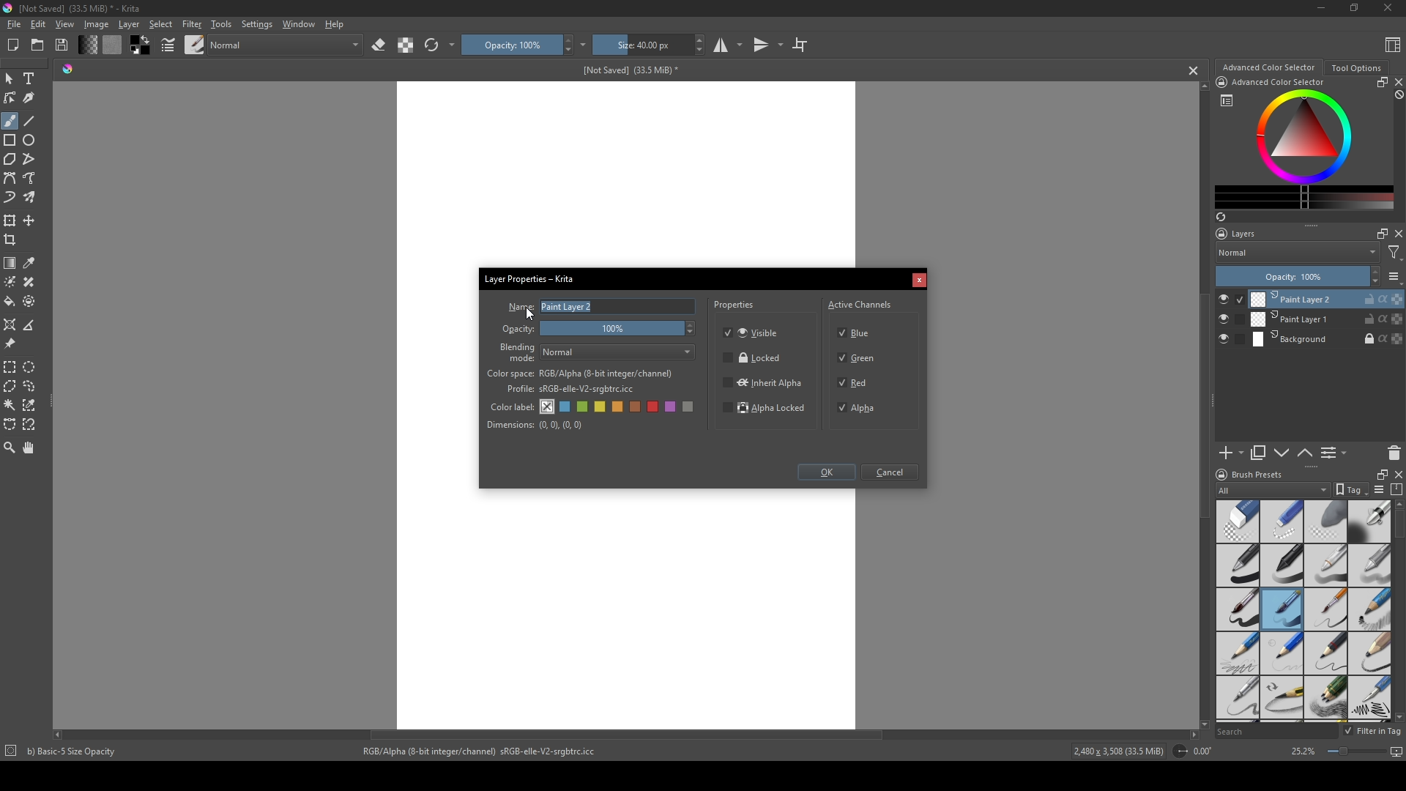 The width and height of the screenshot is (1406, 791). I want to click on 2,480 x 3,508 (33.5 MiB), so click(1116, 753).